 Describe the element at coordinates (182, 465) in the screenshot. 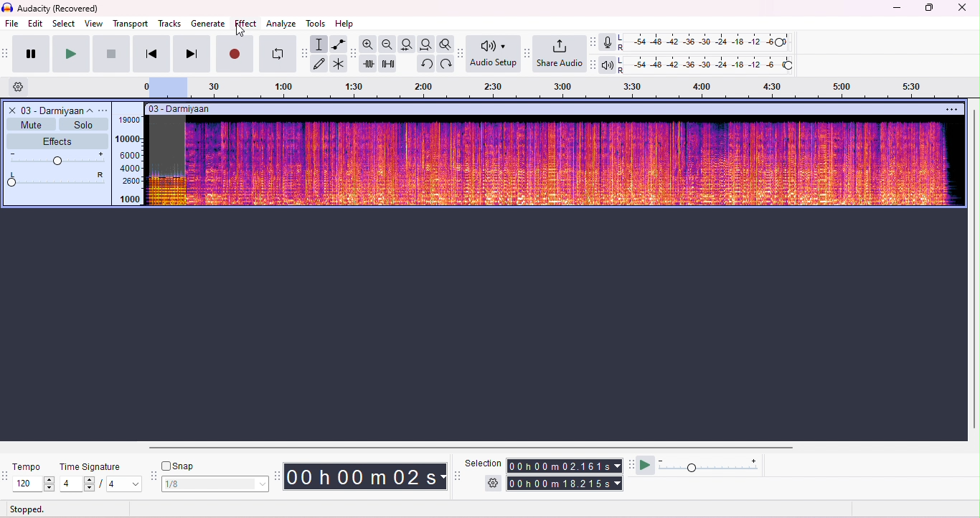

I see `snap` at that location.